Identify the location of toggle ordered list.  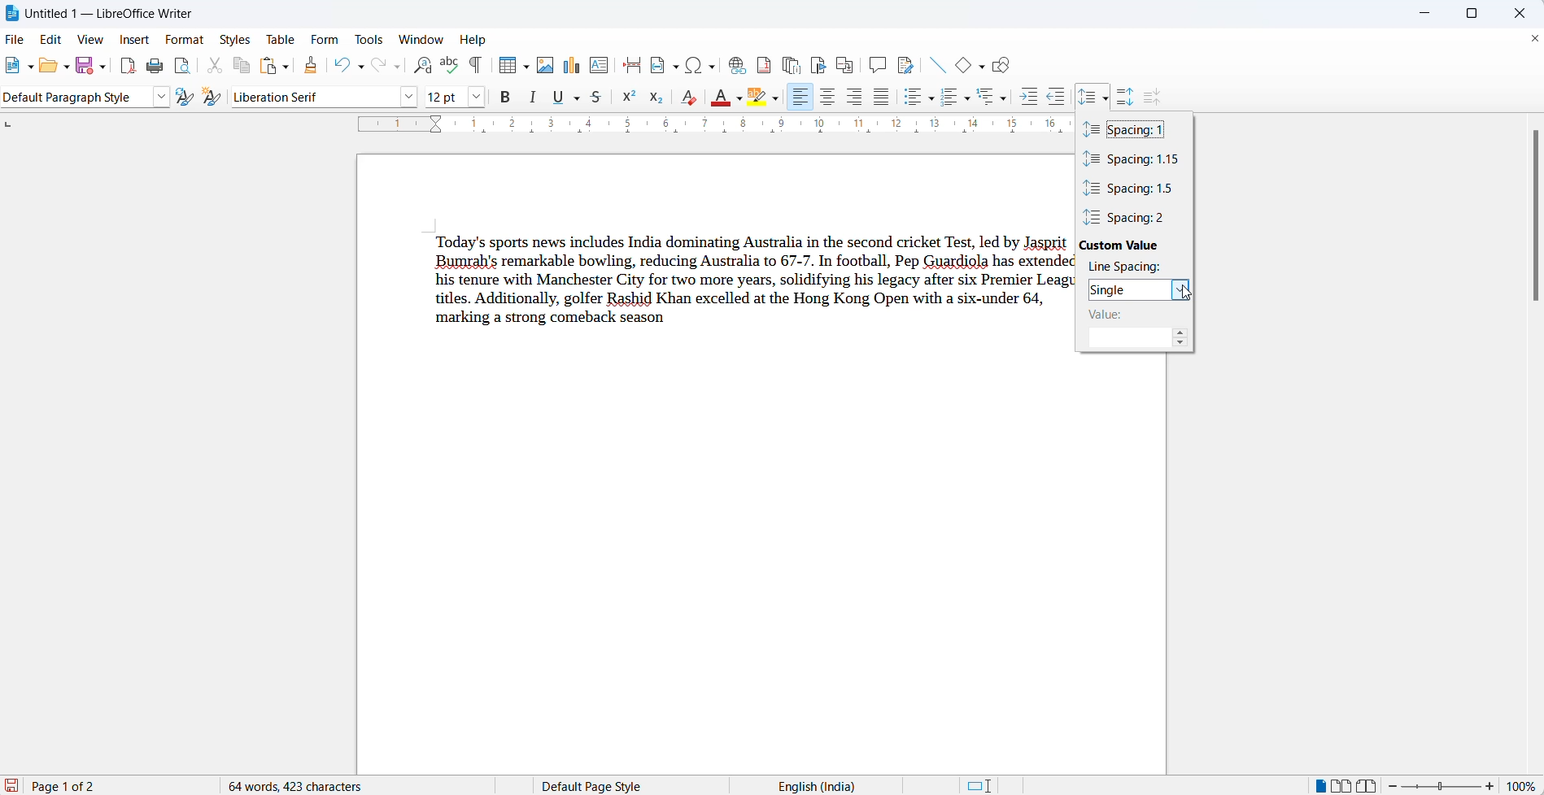
(966, 99).